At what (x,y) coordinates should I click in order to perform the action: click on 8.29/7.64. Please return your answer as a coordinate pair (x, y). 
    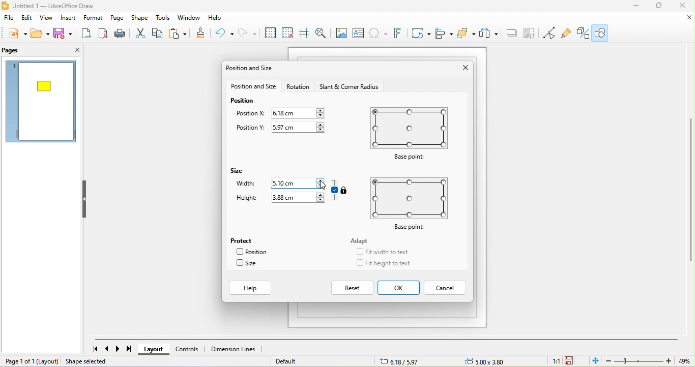
    Looking at the image, I should click on (415, 361).